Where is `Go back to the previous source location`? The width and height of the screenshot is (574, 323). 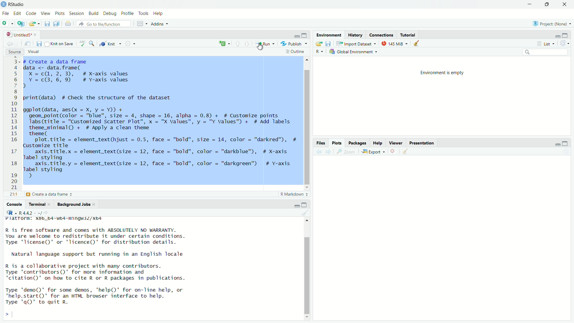 Go back to the previous source location is located at coordinates (10, 45).